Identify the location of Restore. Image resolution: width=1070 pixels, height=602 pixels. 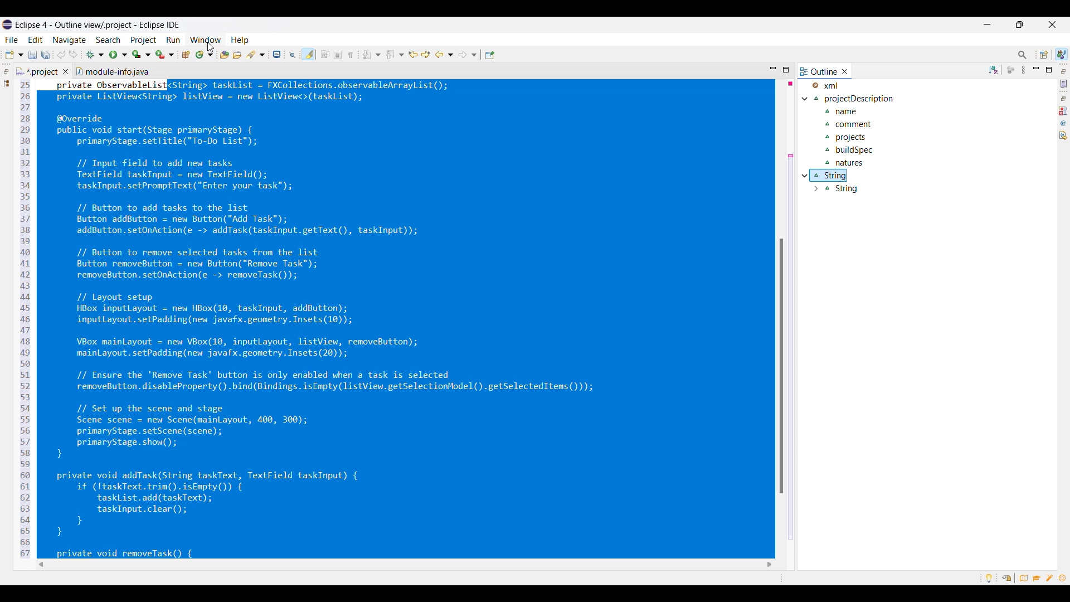
(1063, 71).